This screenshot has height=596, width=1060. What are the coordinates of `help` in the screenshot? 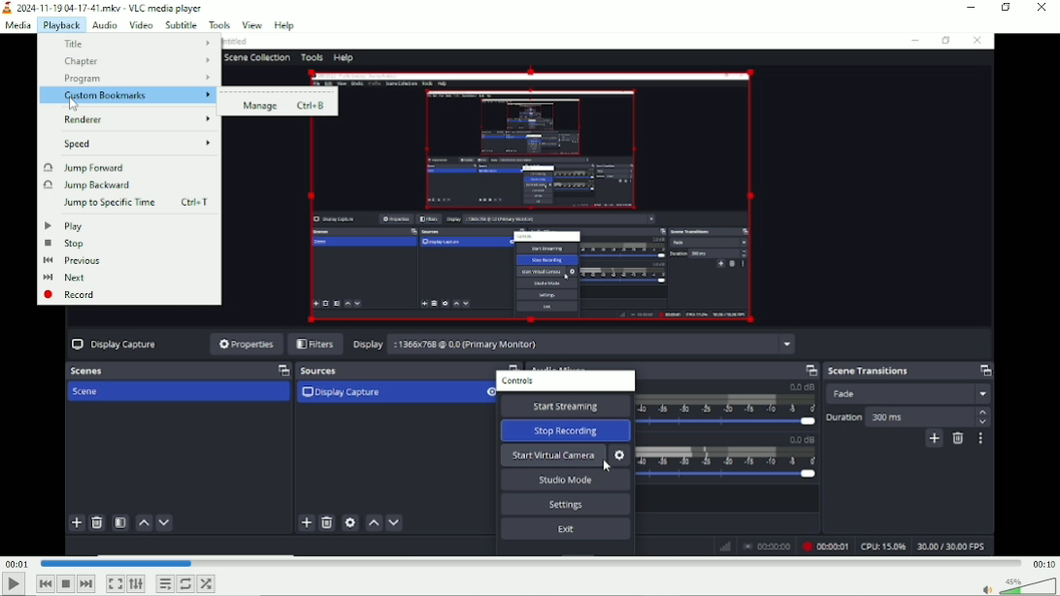 It's located at (286, 24).